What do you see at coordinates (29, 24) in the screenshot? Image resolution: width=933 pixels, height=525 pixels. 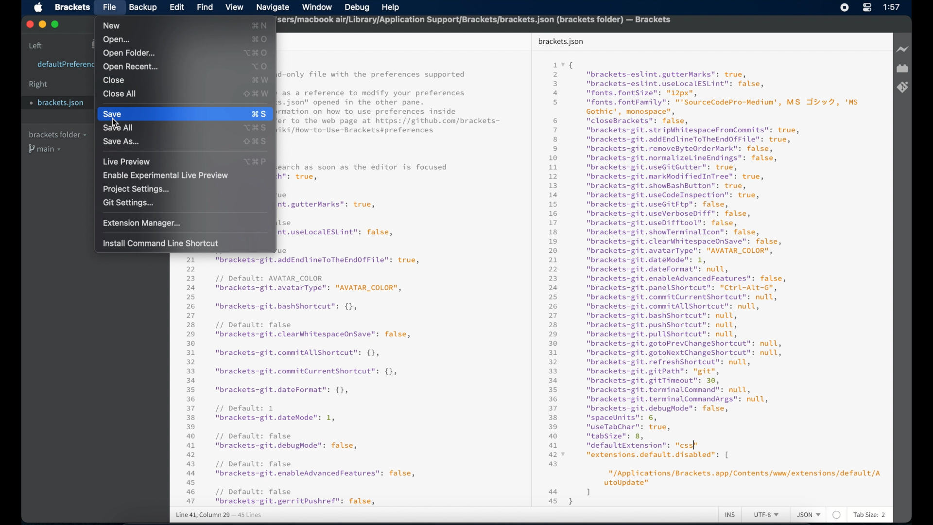 I see `close` at bounding box center [29, 24].